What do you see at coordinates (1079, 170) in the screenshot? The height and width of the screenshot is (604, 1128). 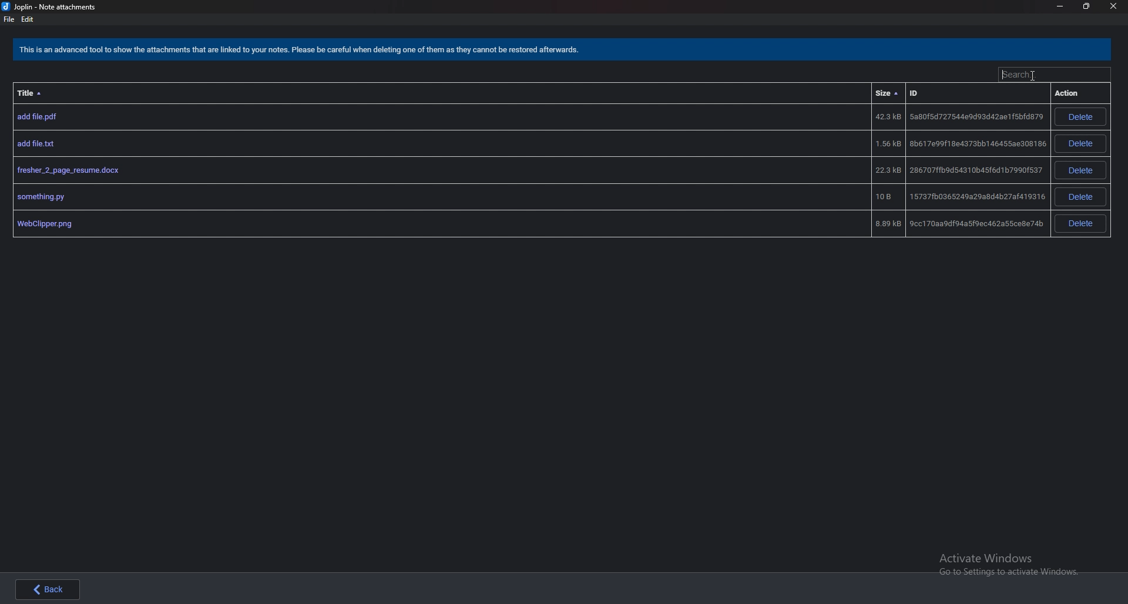 I see `delete` at bounding box center [1079, 170].